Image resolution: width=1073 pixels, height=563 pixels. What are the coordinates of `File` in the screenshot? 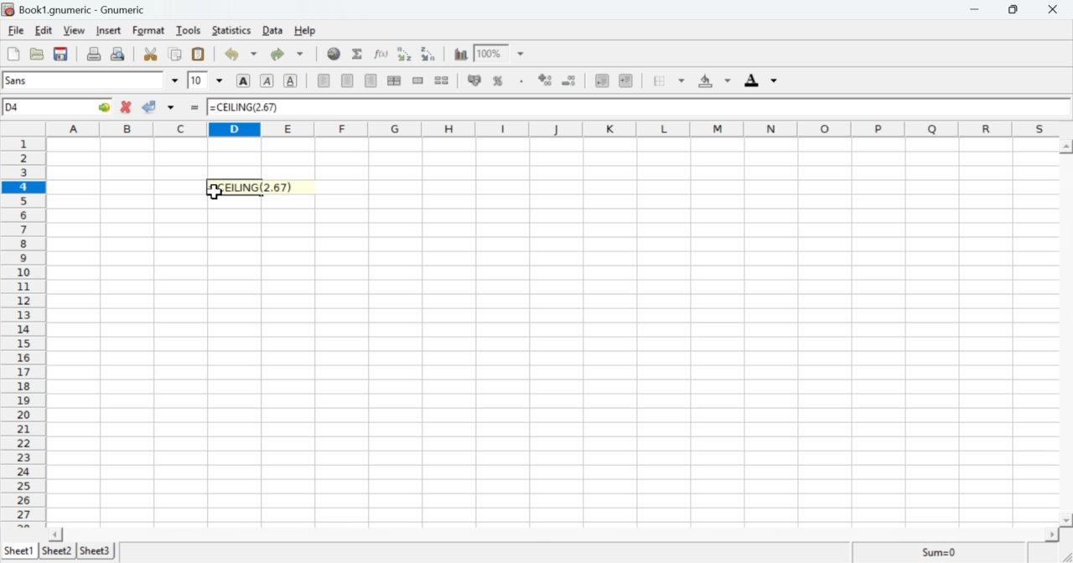 It's located at (16, 31).